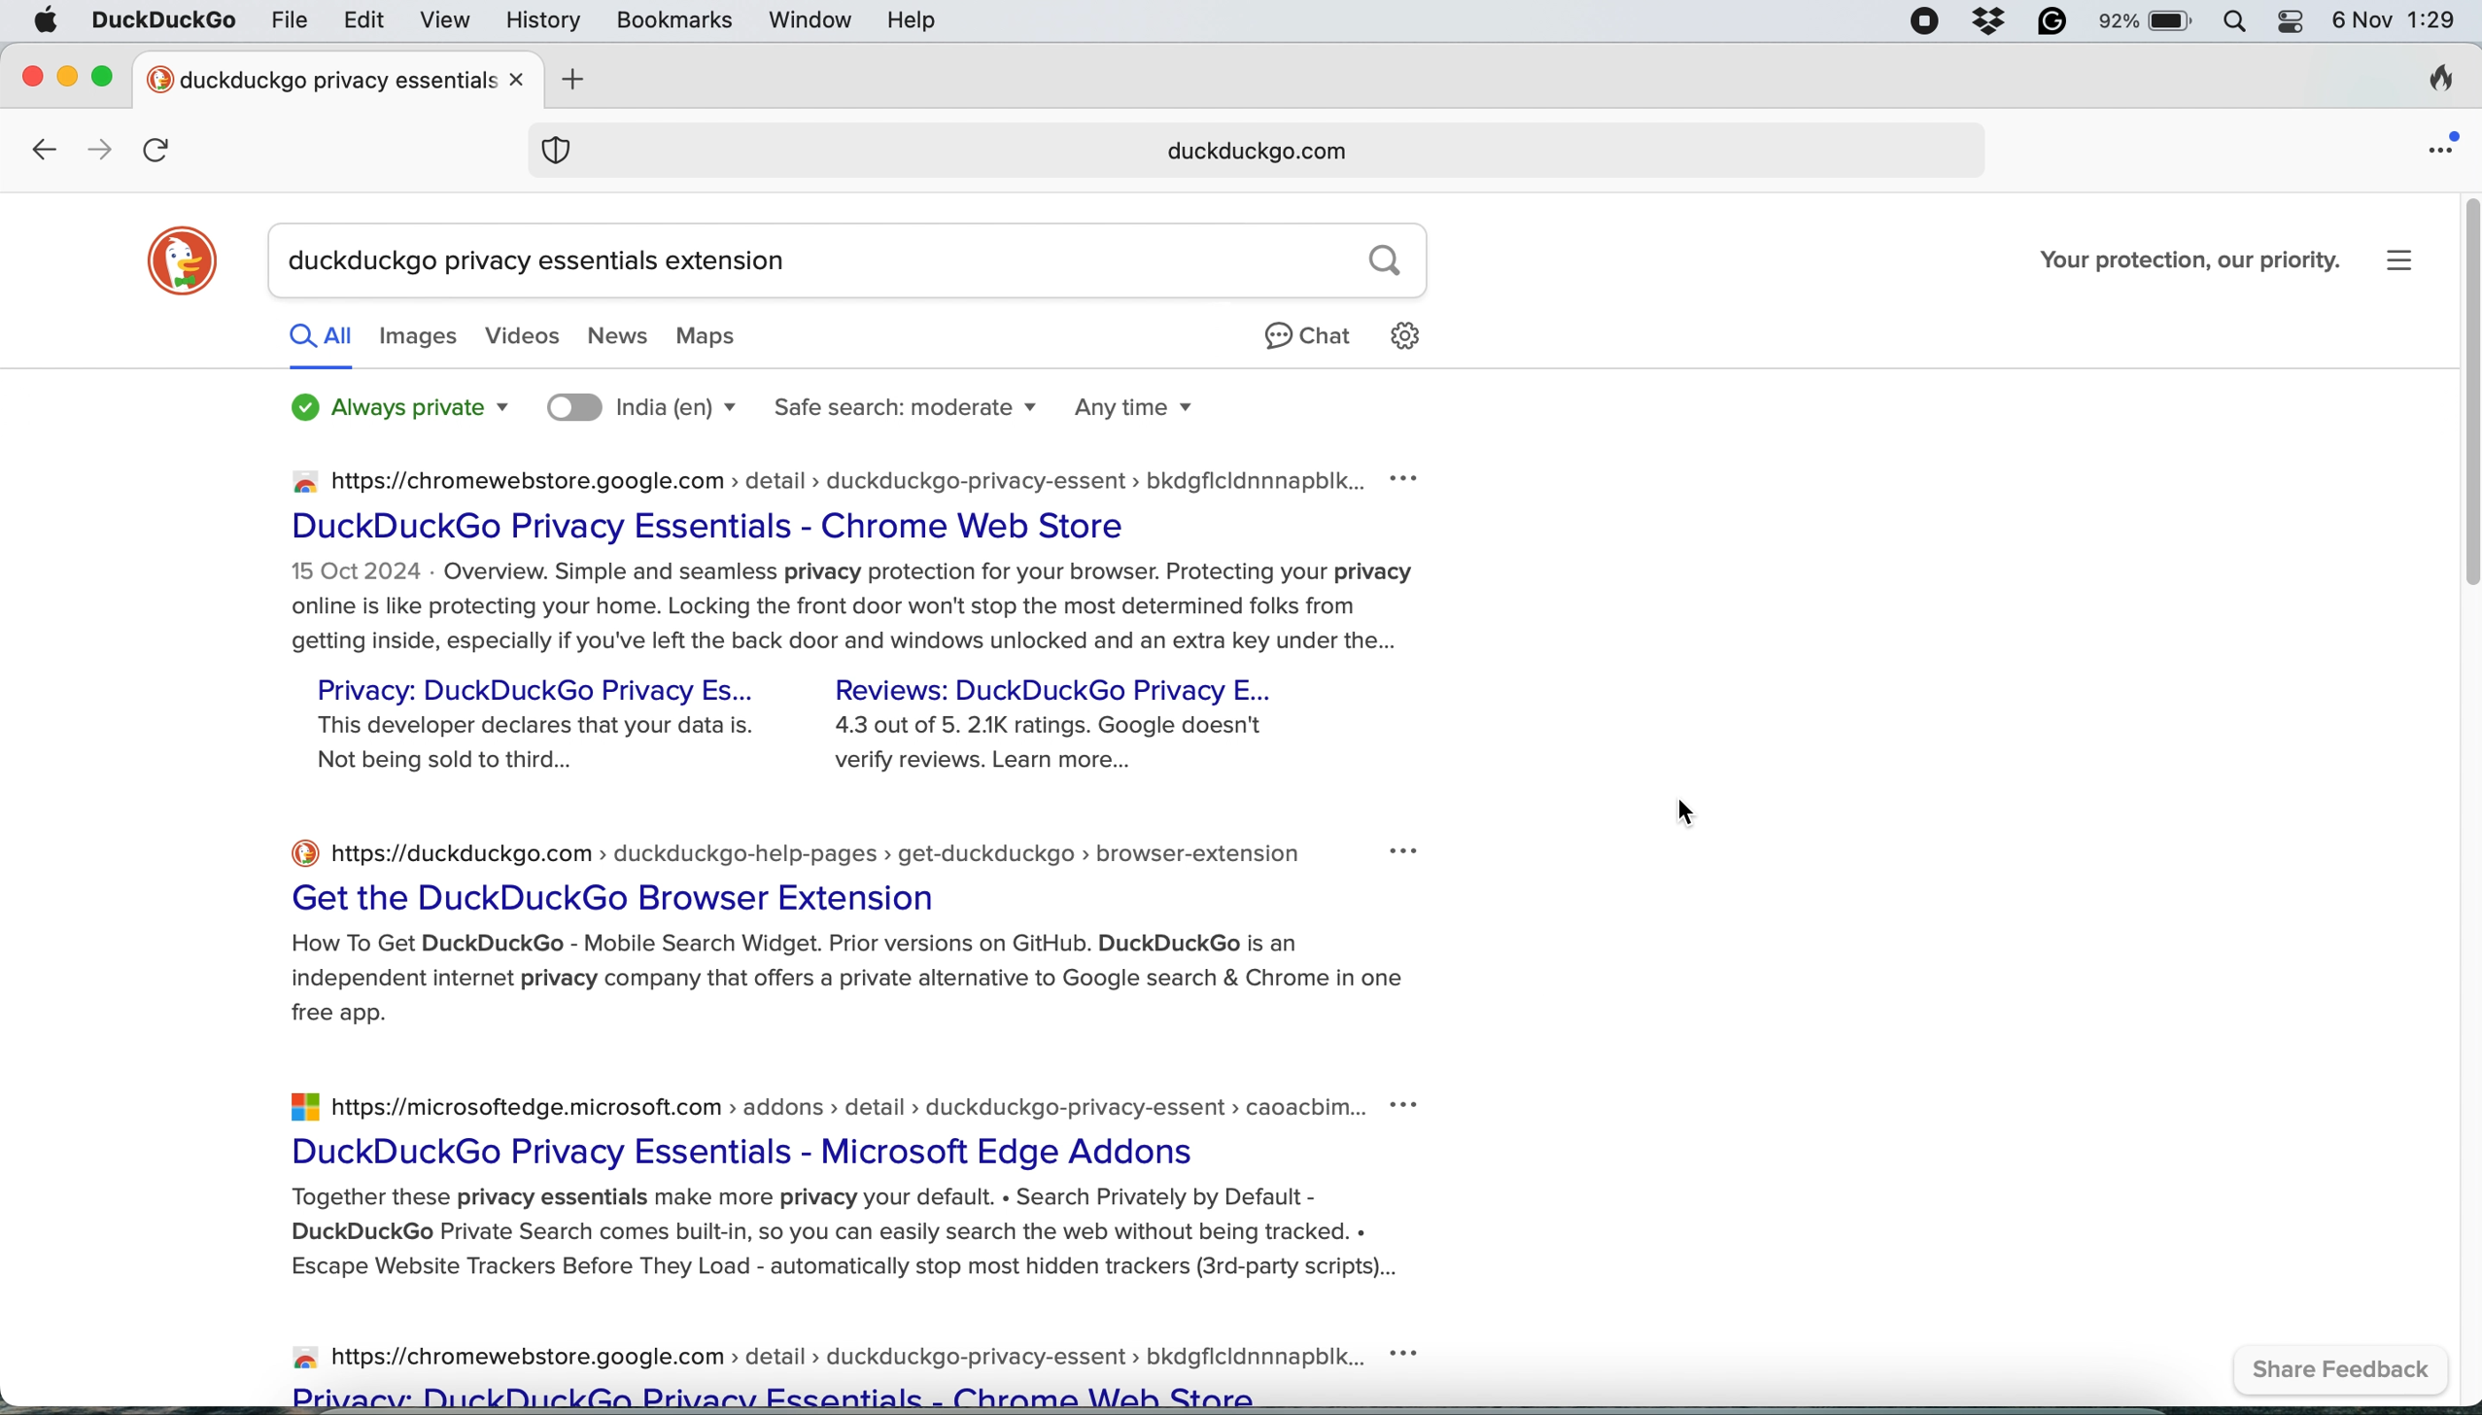  I want to click on all, so click(322, 339).